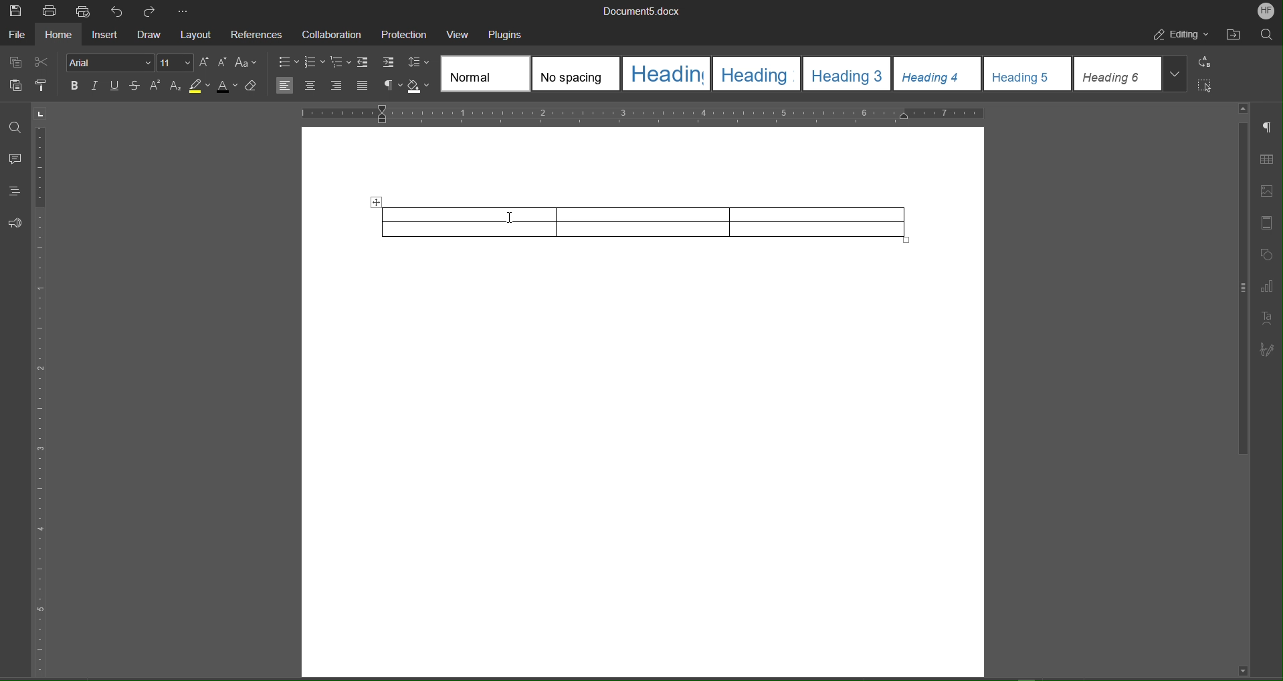  Describe the element at coordinates (421, 86) in the screenshot. I see `Shadow` at that location.